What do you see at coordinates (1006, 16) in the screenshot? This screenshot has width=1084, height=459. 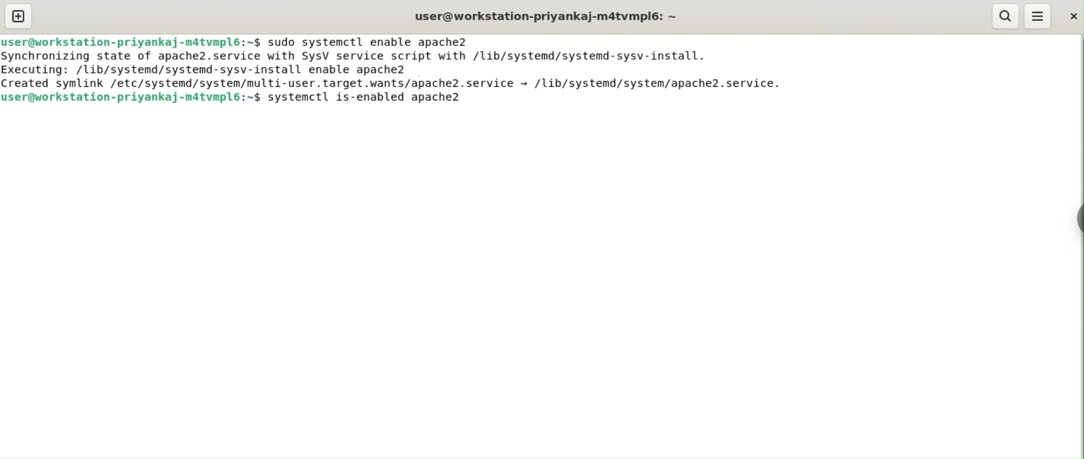 I see `search` at bounding box center [1006, 16].